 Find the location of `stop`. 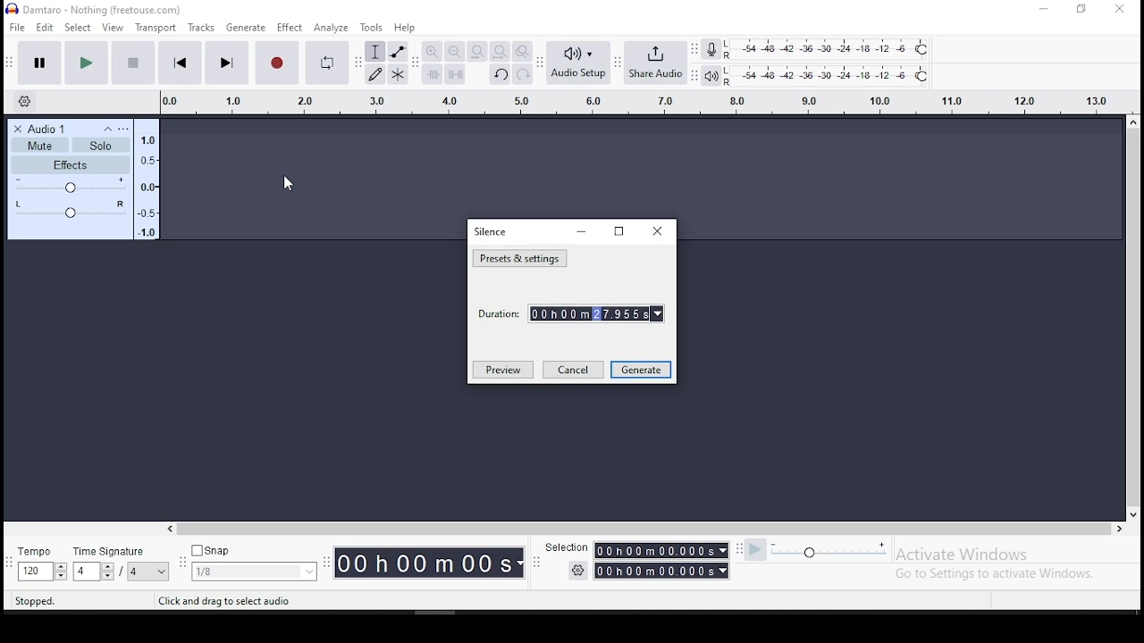

stop is located at coordinates (134, 63).